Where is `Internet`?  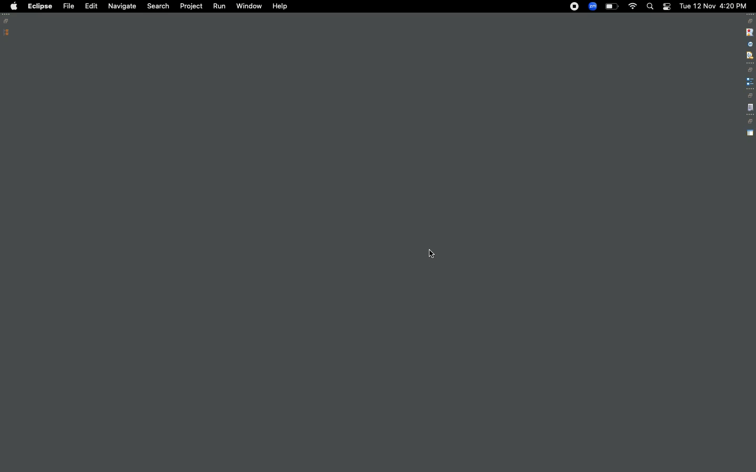
Internet is located at coordinates (633, 7).